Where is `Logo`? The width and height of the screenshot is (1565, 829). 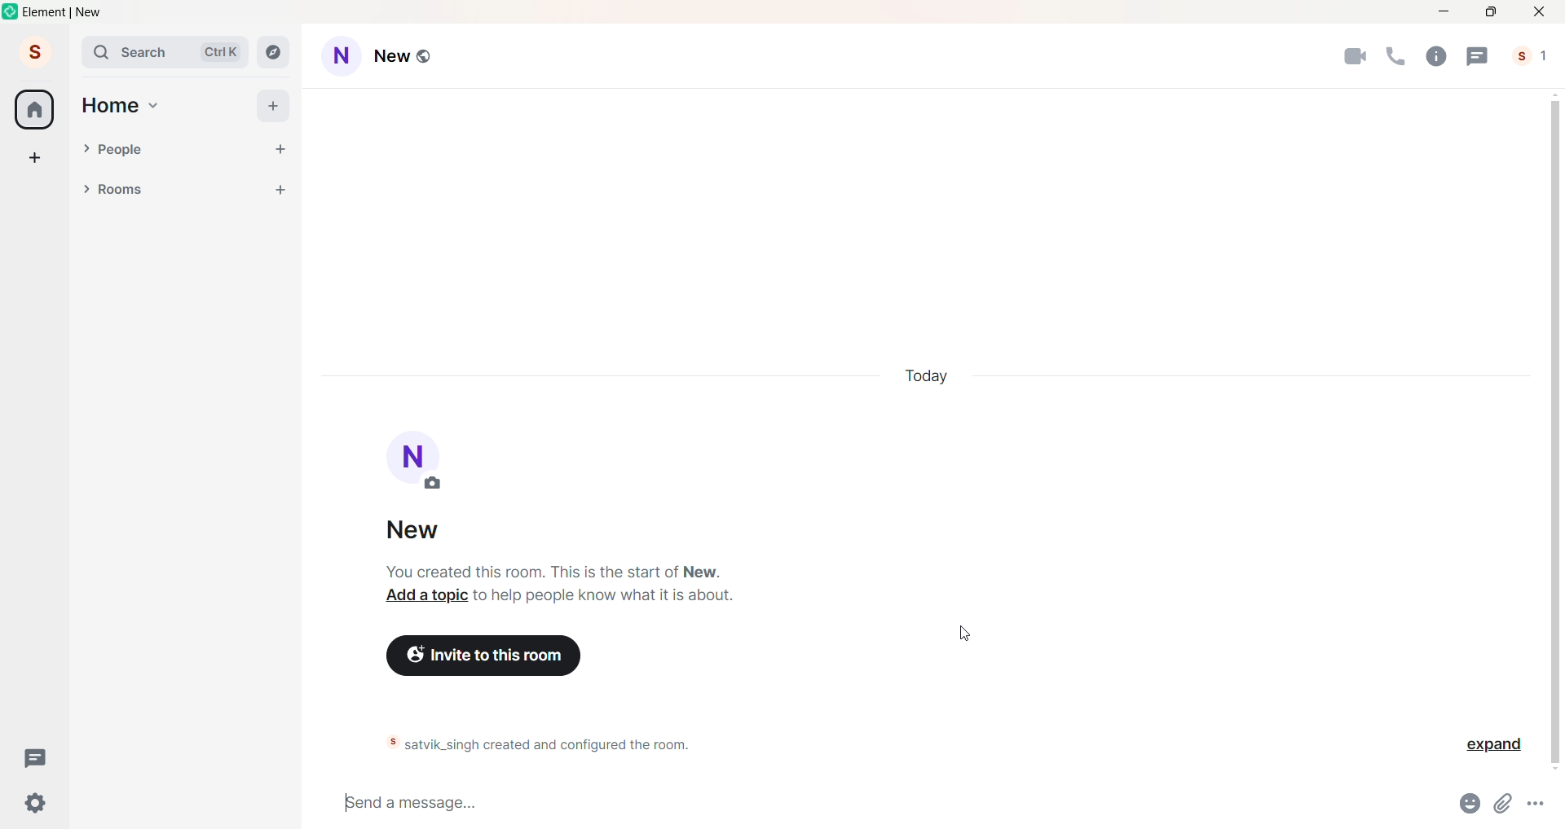
Logo is located at coordinates (11, 11).